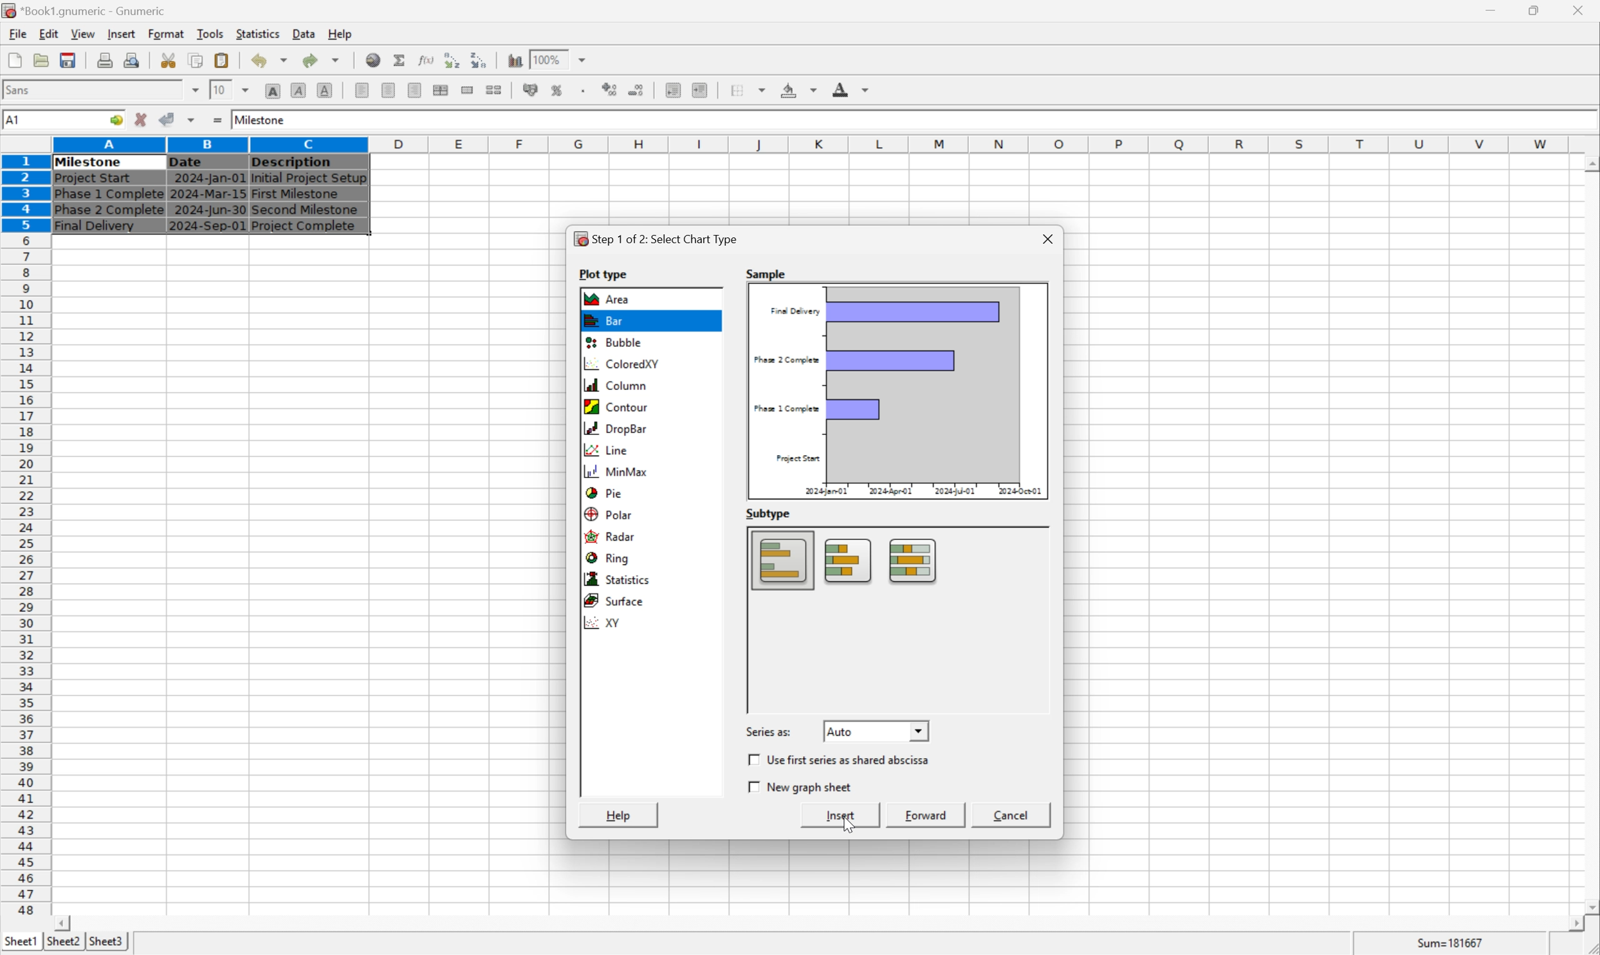 This screenshot has width=1600, height=955. What do you see at coordinates (1580, 8) in the screenshot?
I see `close` at bounding box center [1580, 8].